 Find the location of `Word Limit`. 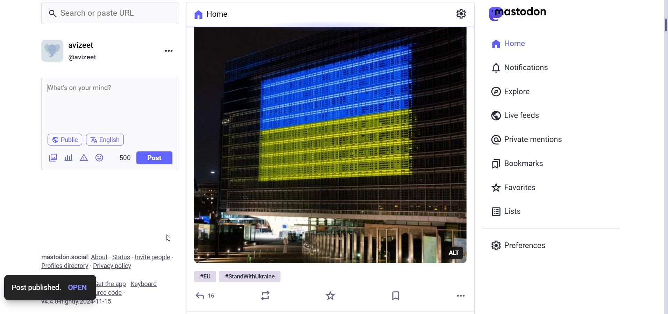

Word Limit is located at coordinates (125, 157).